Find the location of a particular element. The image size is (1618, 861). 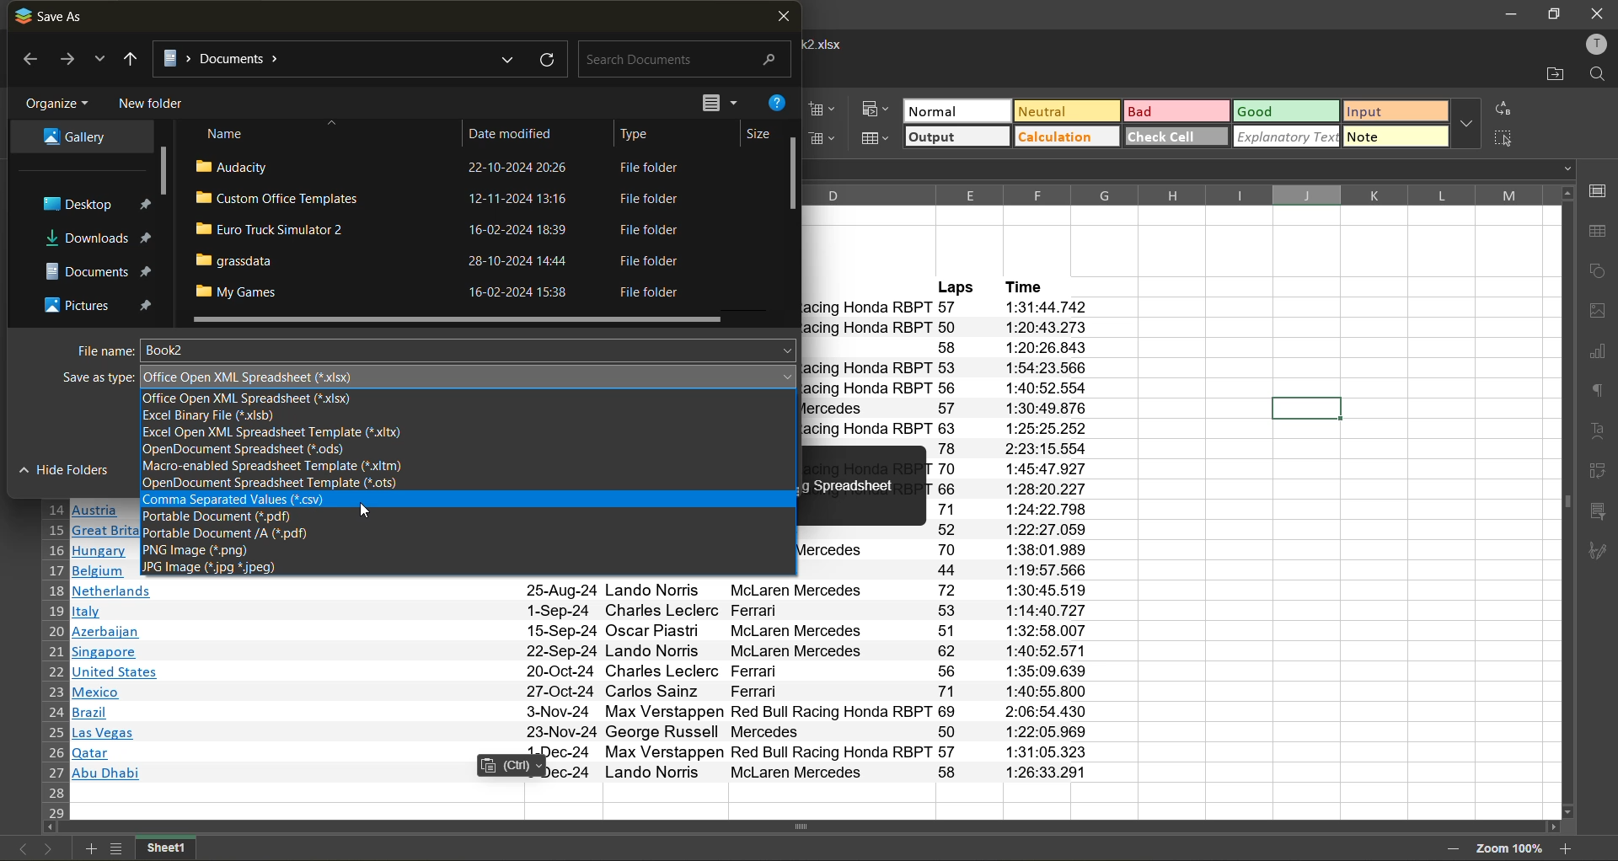

text info is located at coordinates (585, 772).